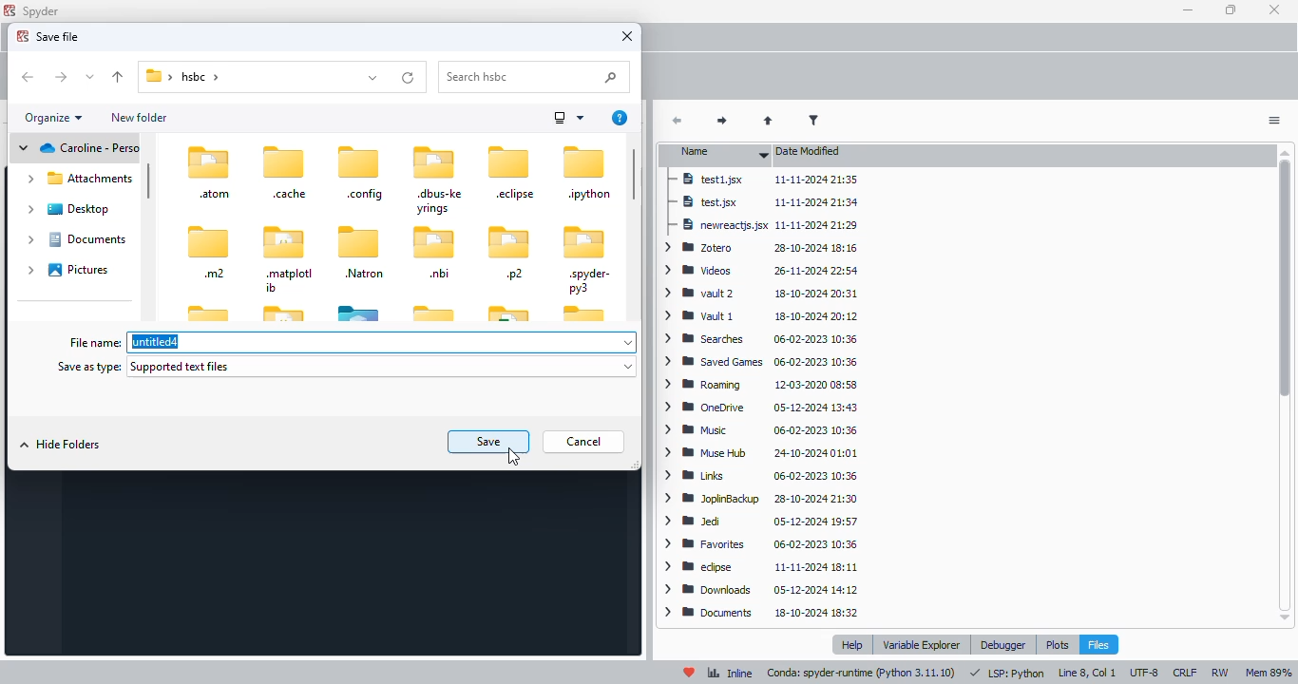  What do you see at coordinates (702, 568) in the screenshot?
I see `eclipse` at bounding box center [702, 568].